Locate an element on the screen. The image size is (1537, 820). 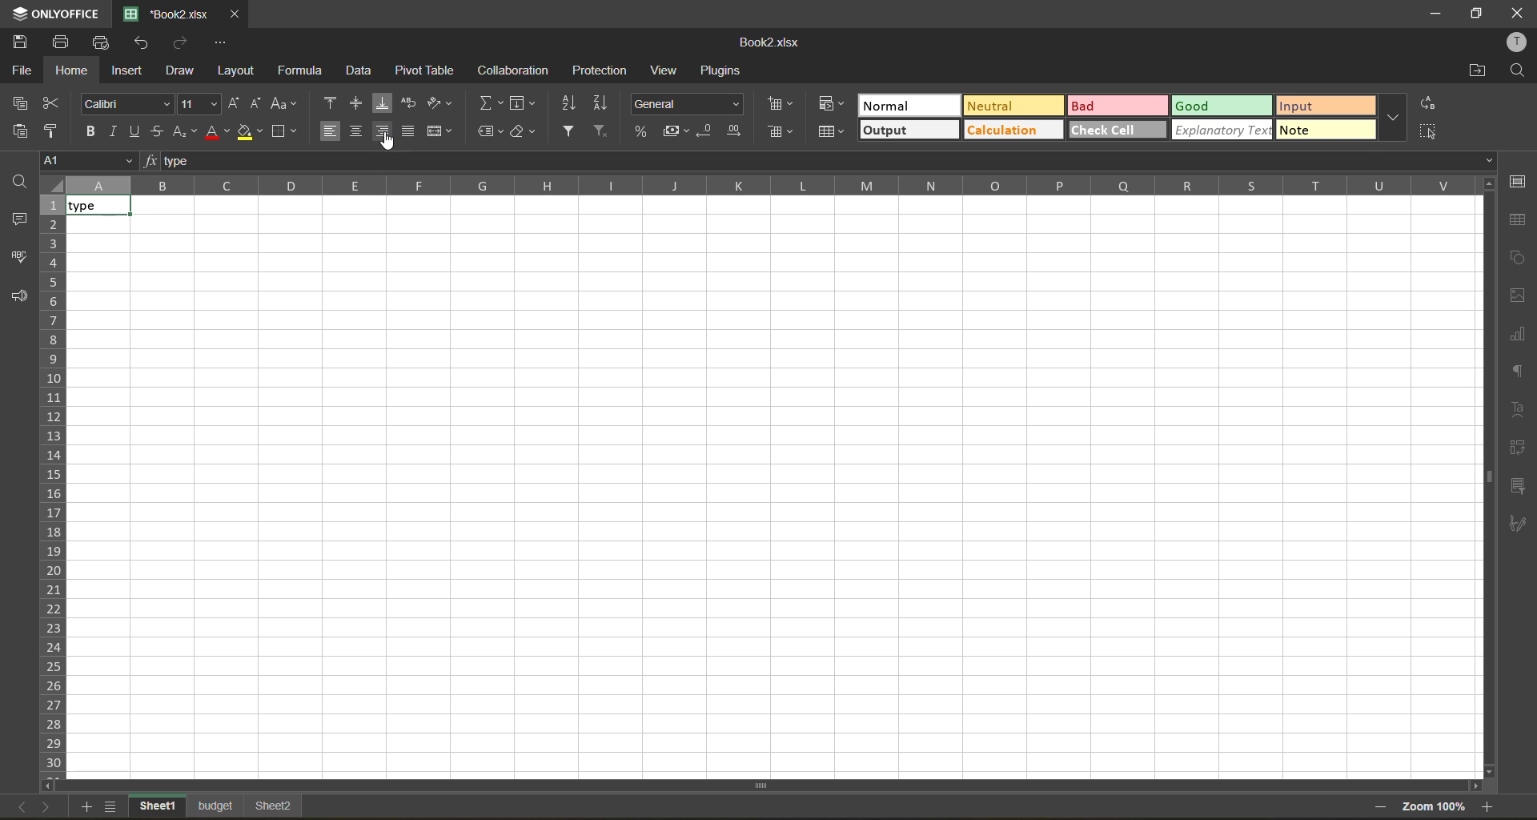
save is located at coordinates (26, 42).